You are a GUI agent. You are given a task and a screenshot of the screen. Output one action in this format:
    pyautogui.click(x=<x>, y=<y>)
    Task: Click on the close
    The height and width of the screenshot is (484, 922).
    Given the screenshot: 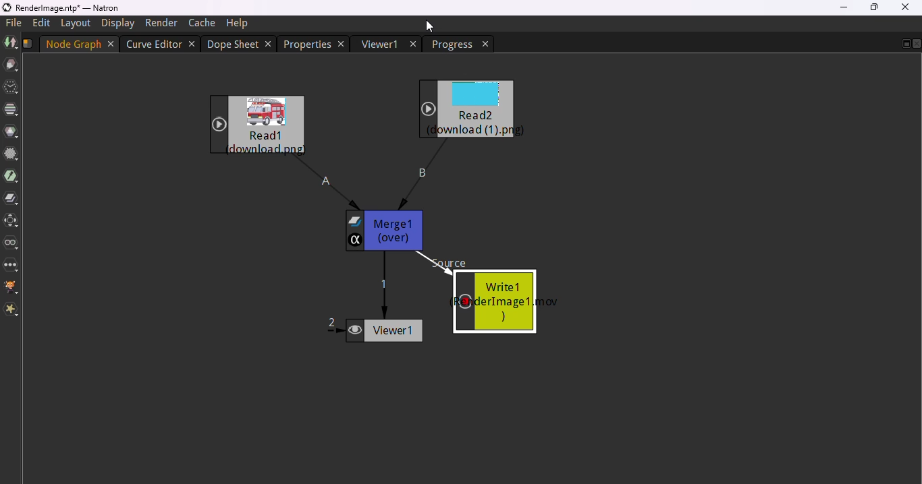 What is the action you would take?
    pyautogui.click(x=905, y=7)
    